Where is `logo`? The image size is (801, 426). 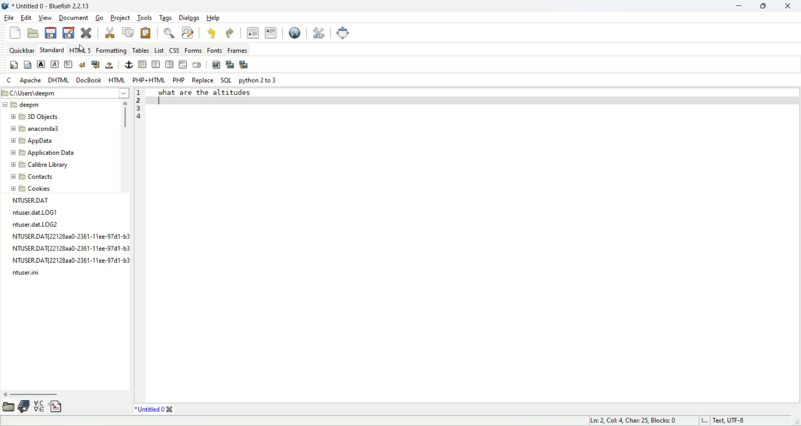
logo is located at coordinates (5, 6).